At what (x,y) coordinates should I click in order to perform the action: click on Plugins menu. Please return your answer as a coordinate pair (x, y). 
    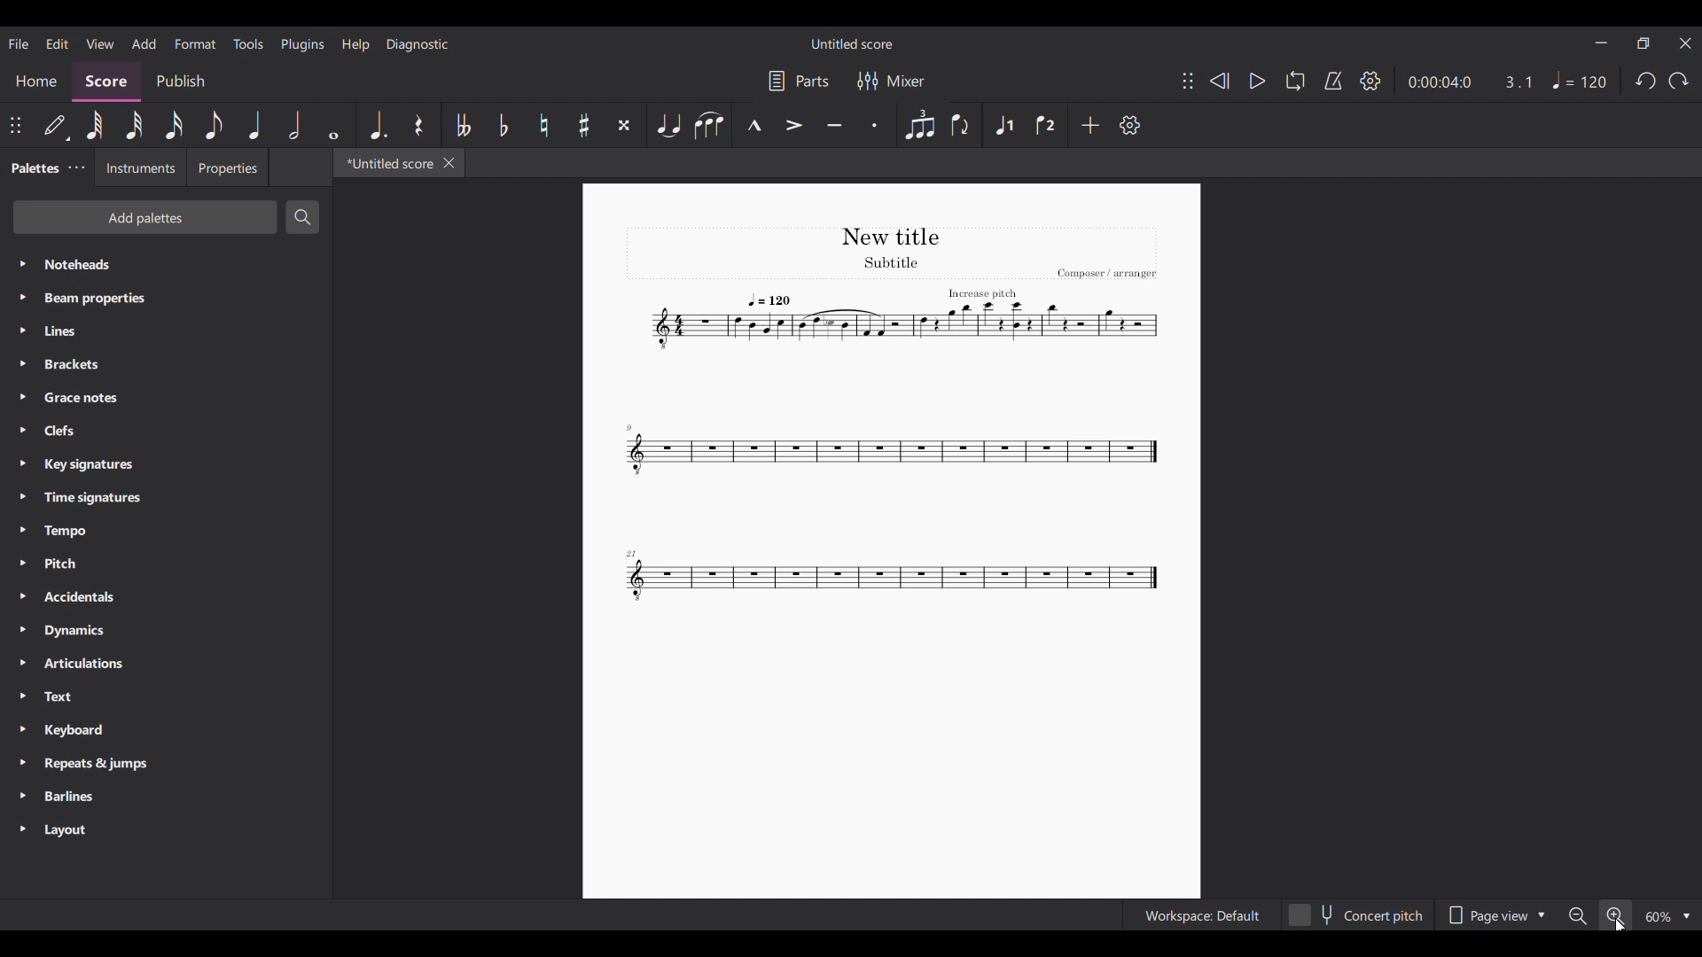
    Looking at the image, I should click on (302, 45).